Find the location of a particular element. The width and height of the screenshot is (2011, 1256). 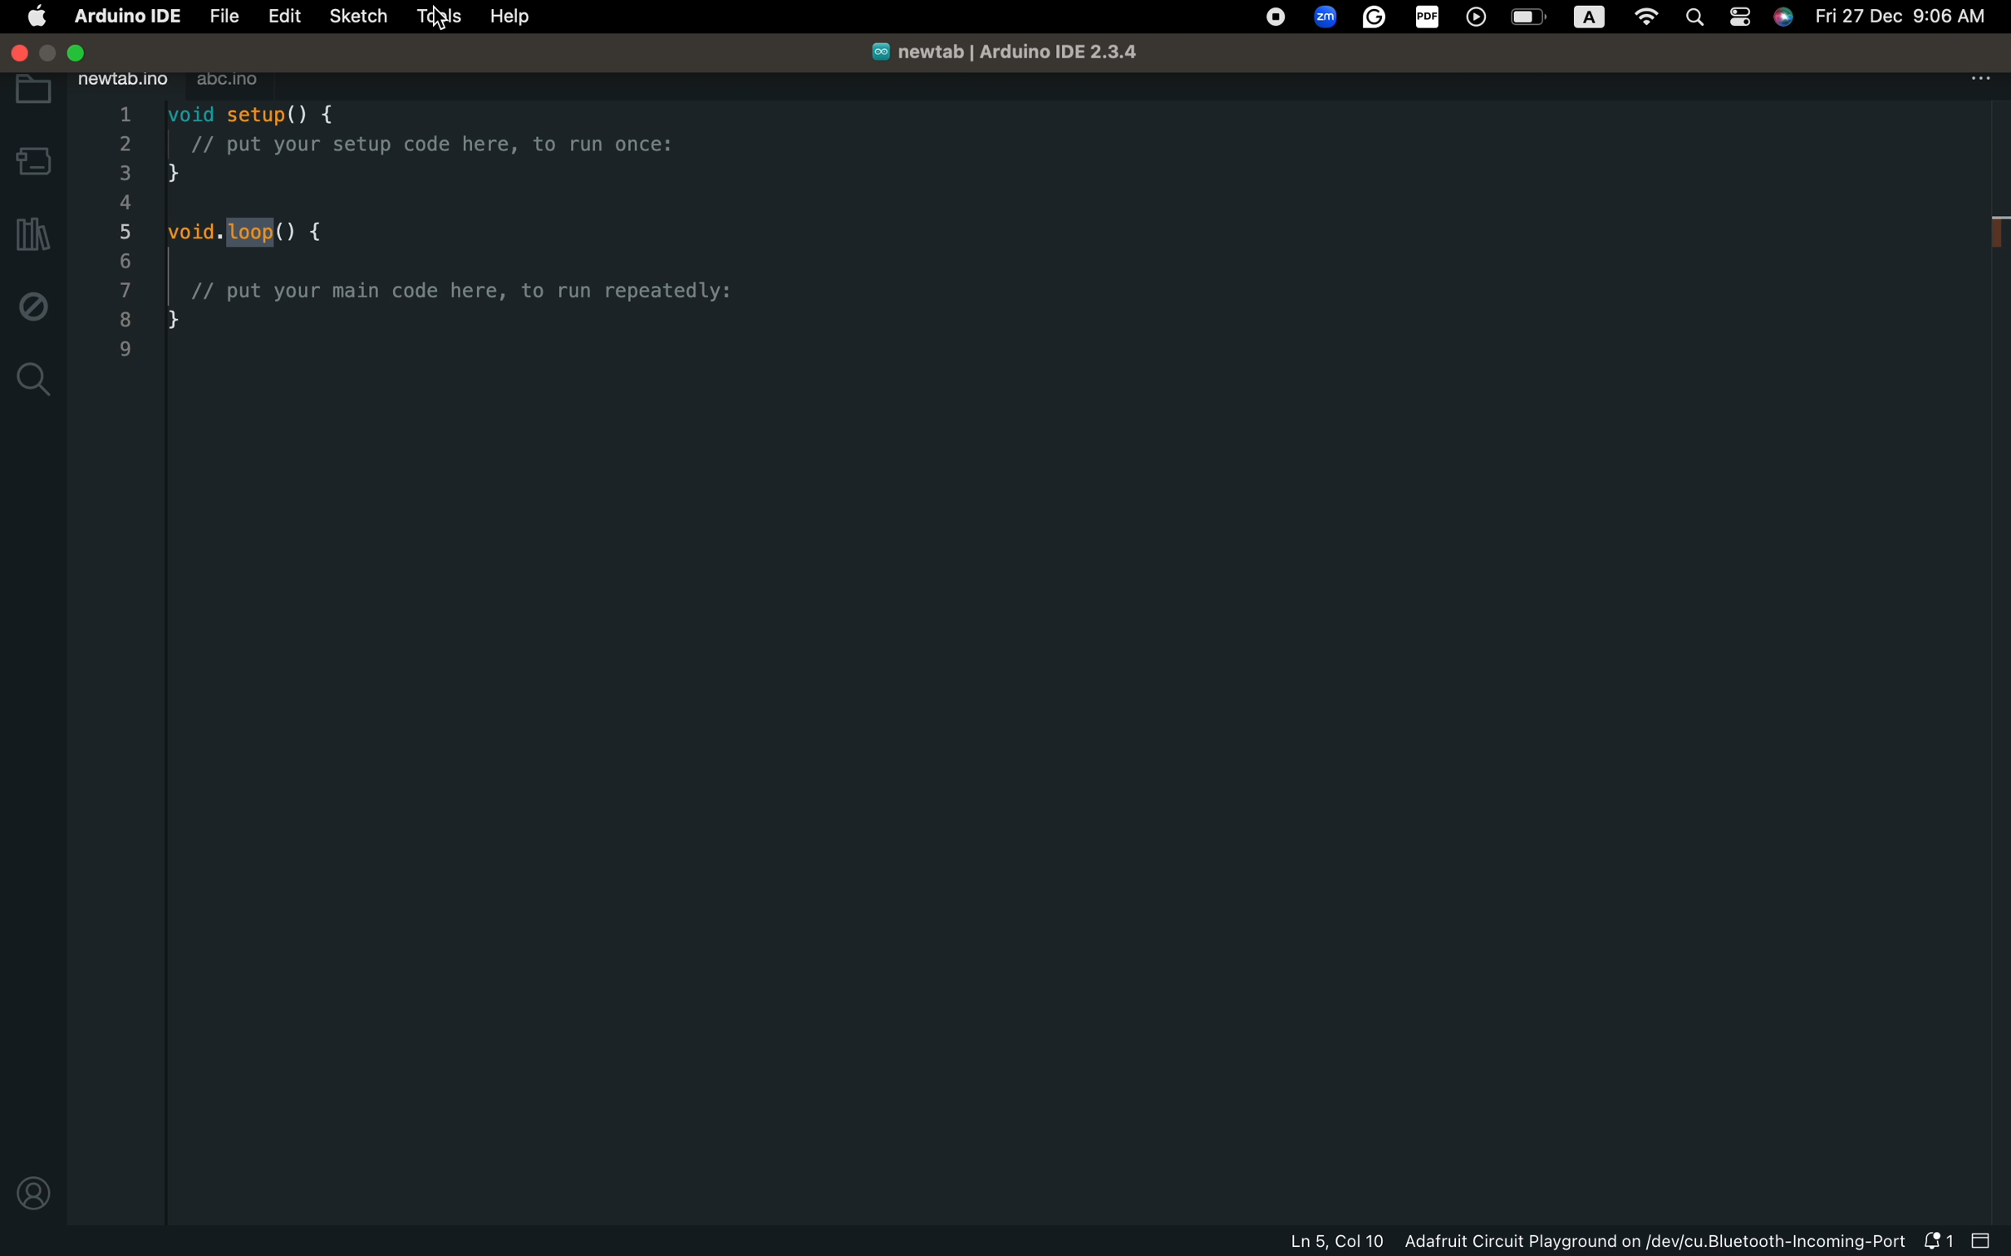

edit is located at coordinates (279, 14).